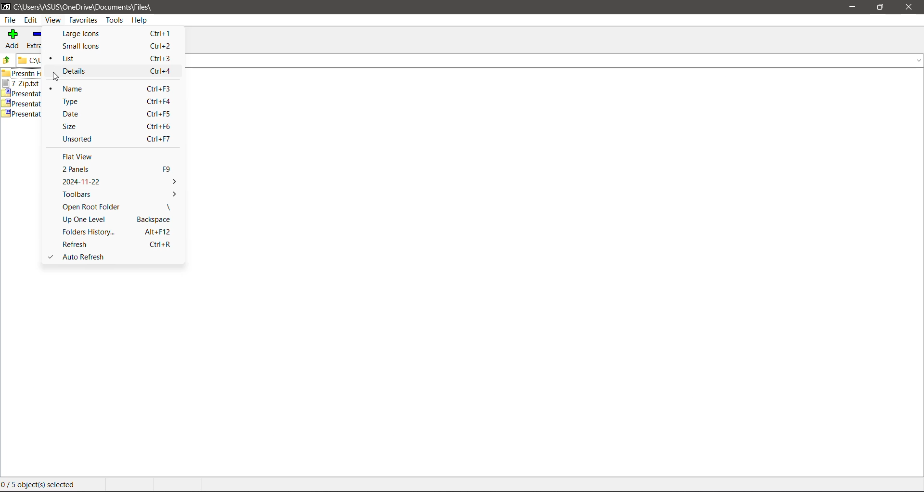  I want to click on Large Icons, so click(113, 33).